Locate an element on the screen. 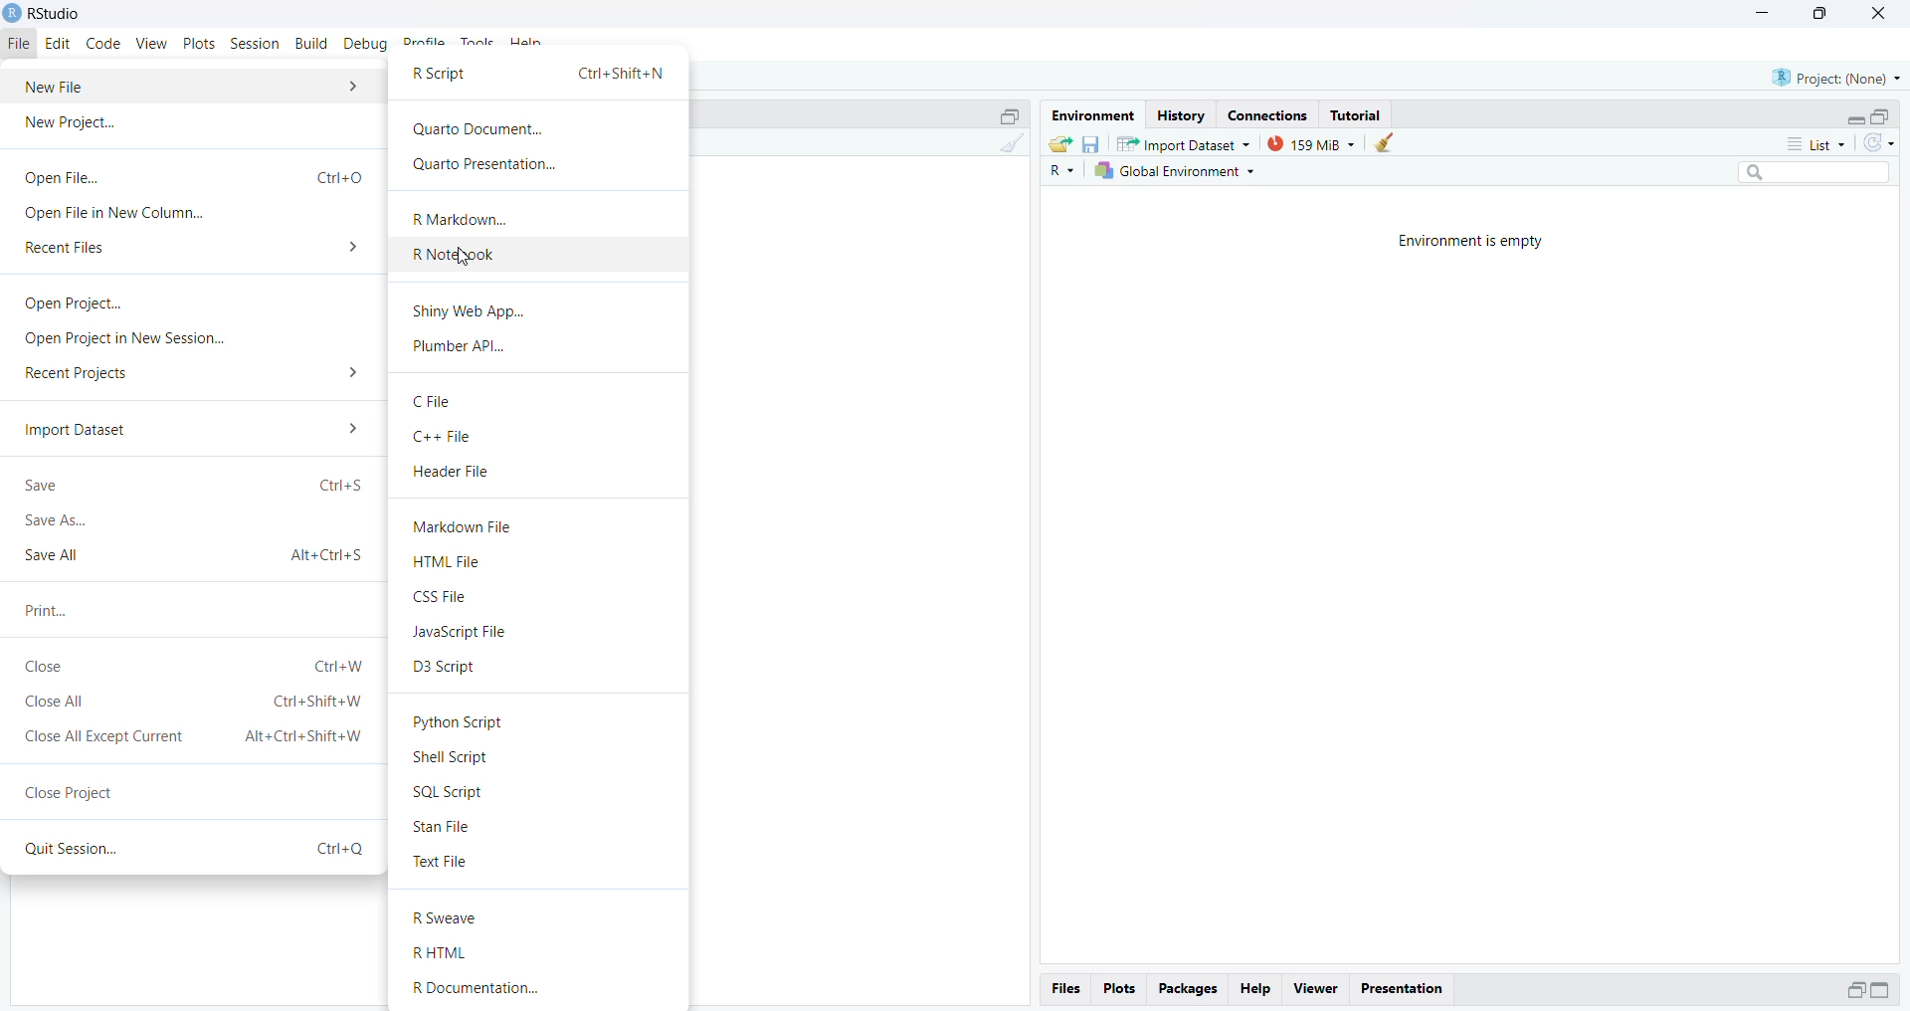  search is located at coordinates (1807, 175).